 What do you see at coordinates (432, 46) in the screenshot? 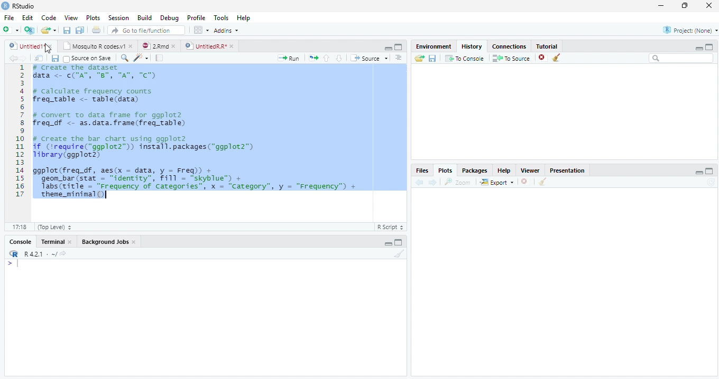
I see `Environment` at bounding box center [432, 46].